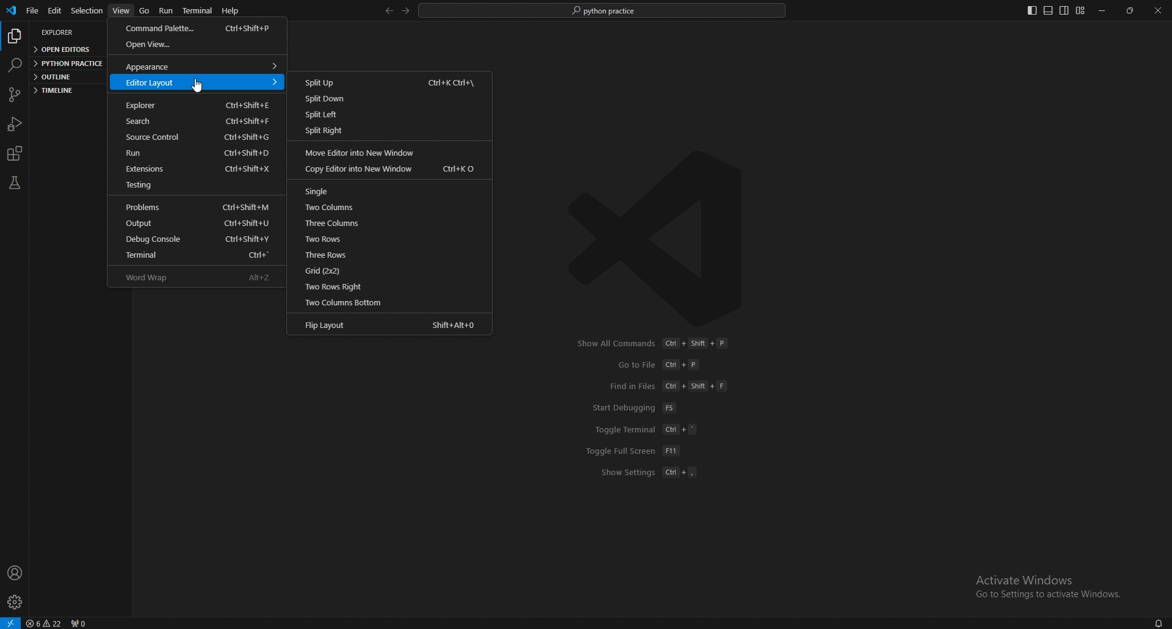 This screenshot has height=629, width=1172. What do you see at coordinates (197, 11) in the screenshot?
I see `terminal` at bounding box center [197, 11].